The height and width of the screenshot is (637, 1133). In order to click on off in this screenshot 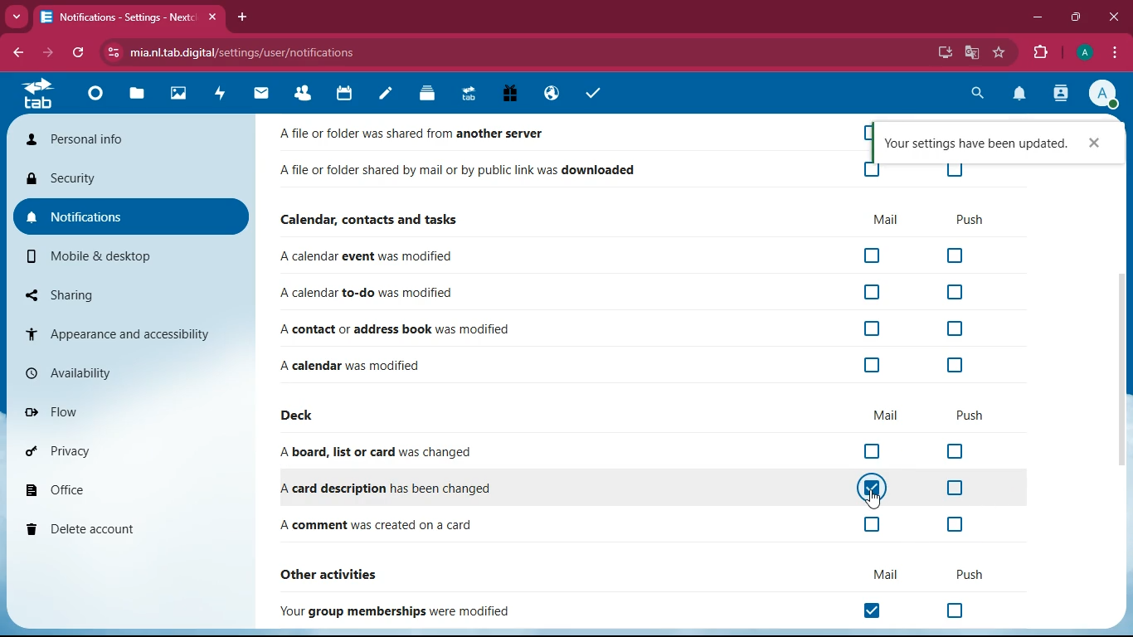, I will do `click(951, 488)`.